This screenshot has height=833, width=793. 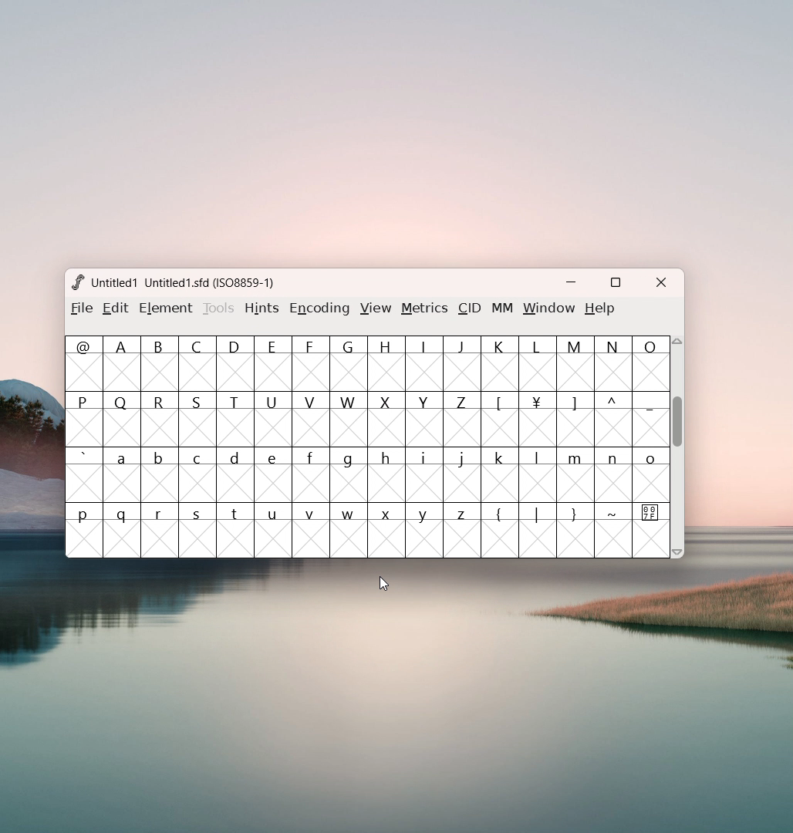 I want to click on n, so click(x=614, y=475).